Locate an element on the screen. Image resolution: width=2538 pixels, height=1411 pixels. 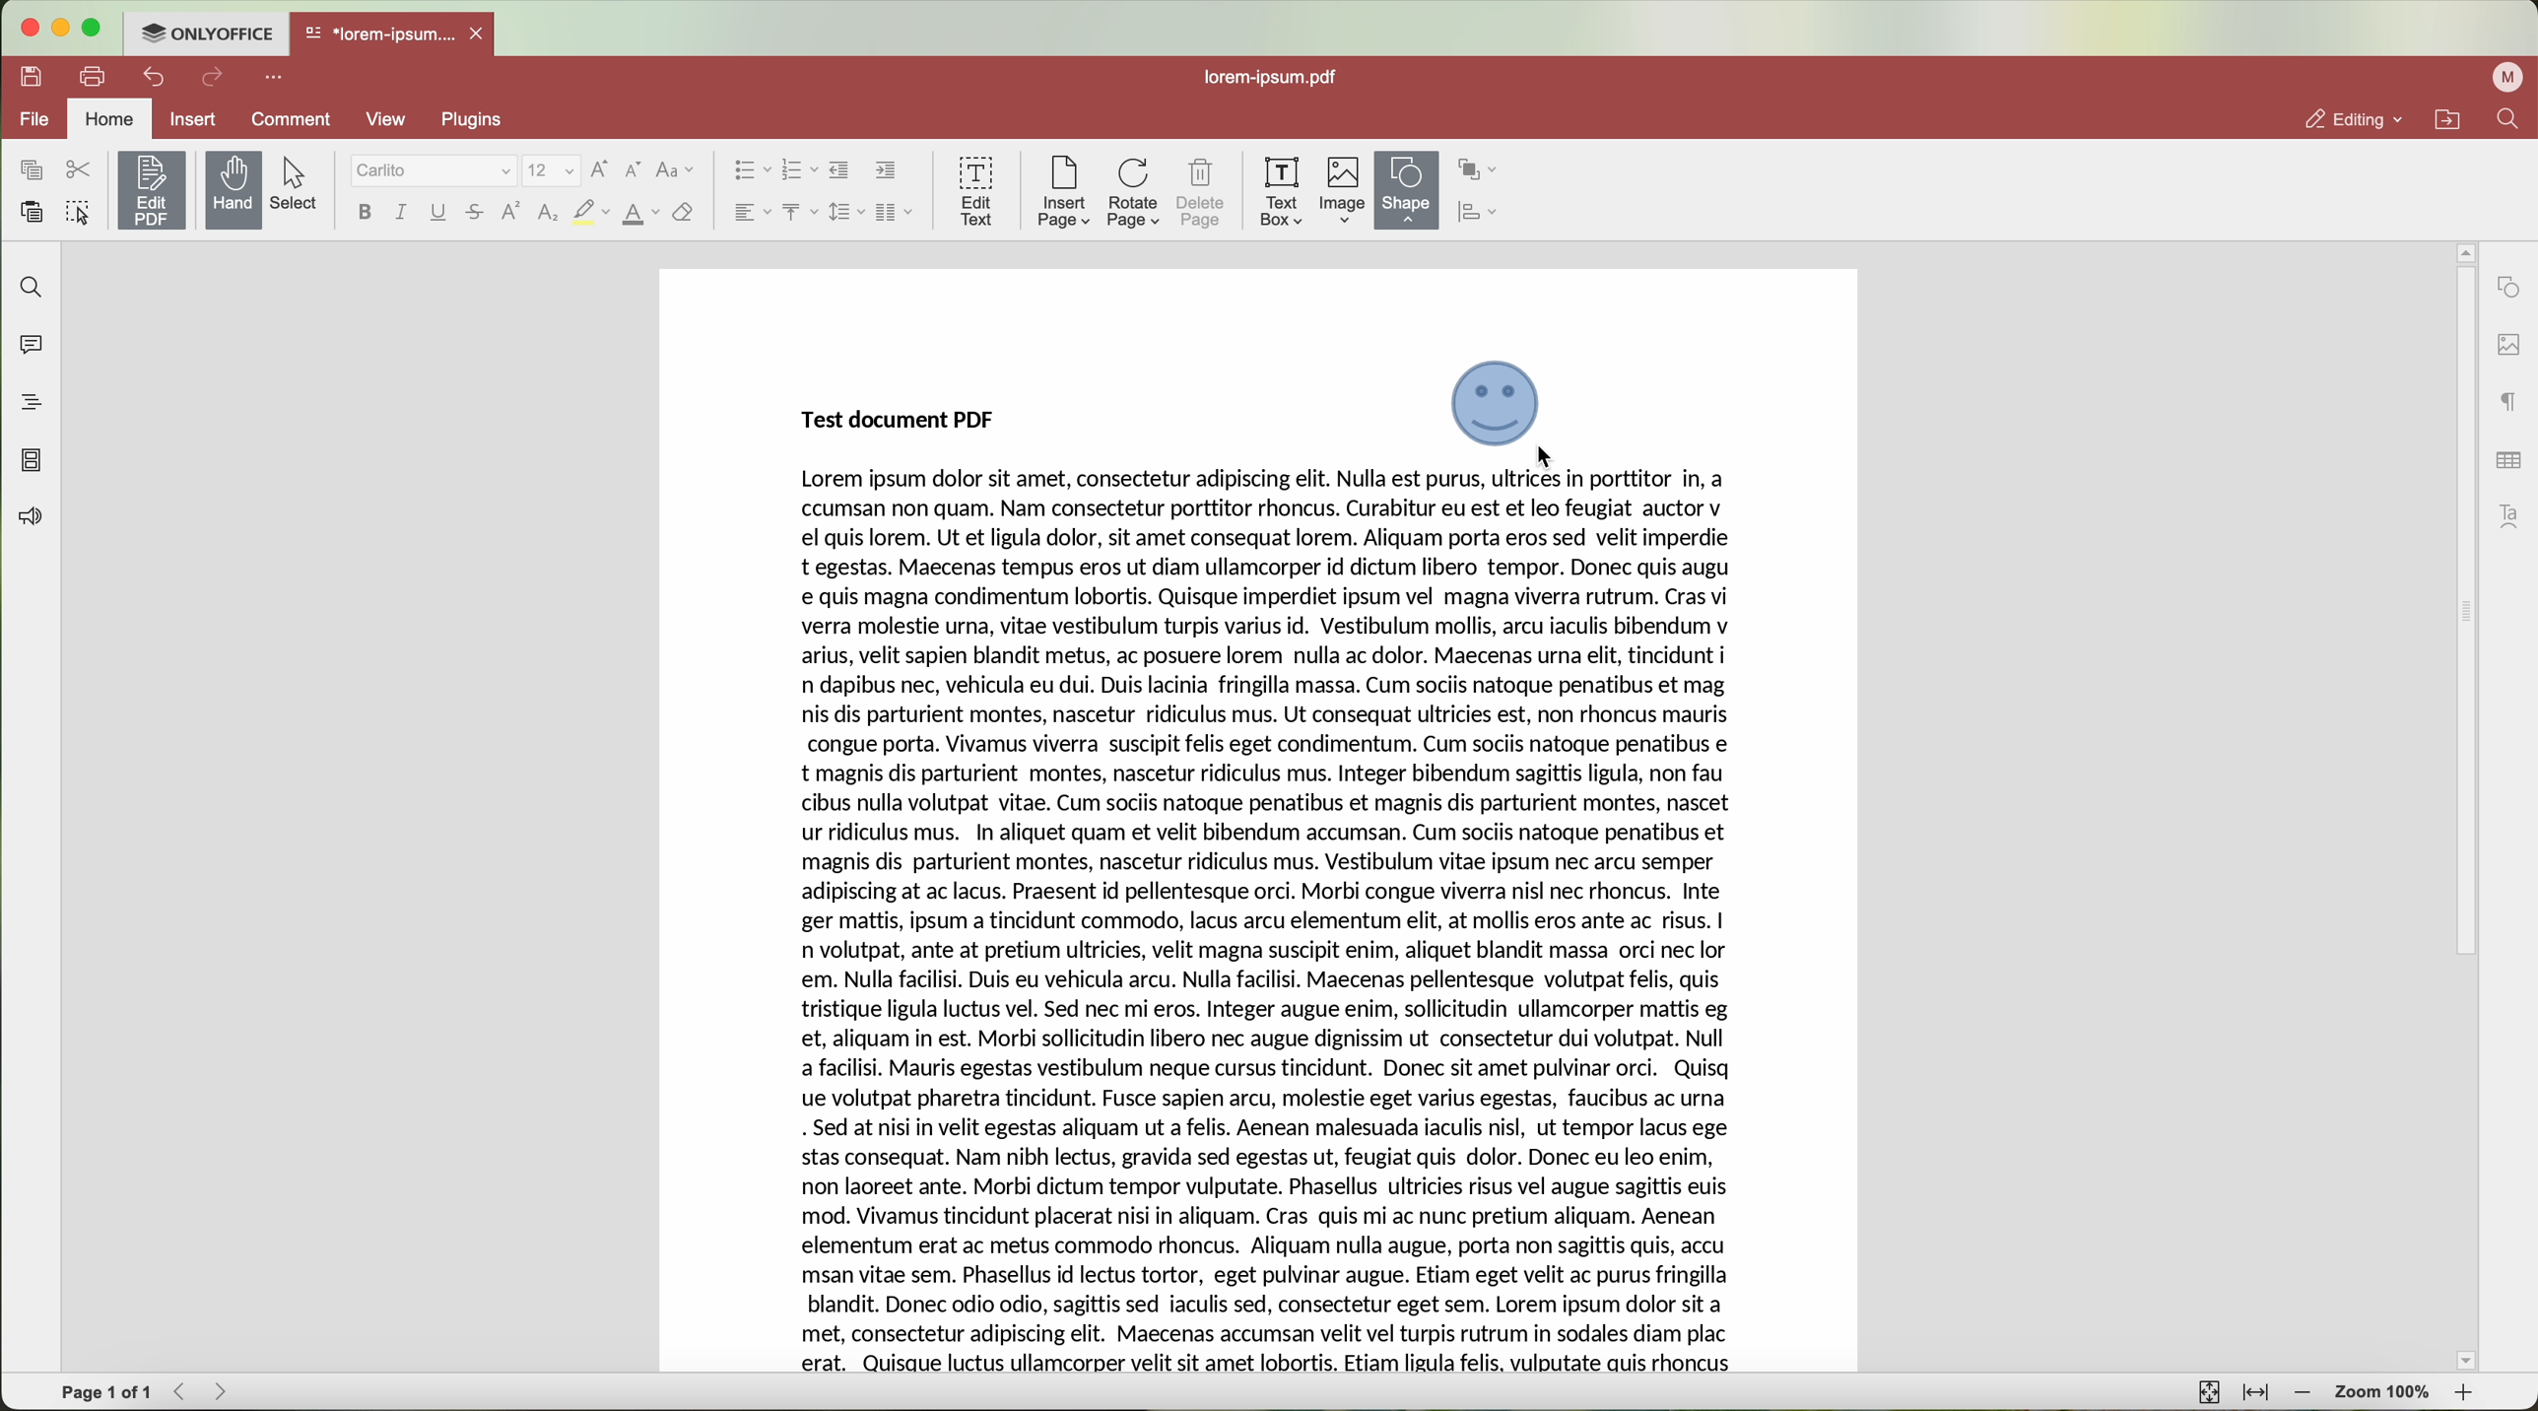
table settings is located at coordinates (2506, 457).